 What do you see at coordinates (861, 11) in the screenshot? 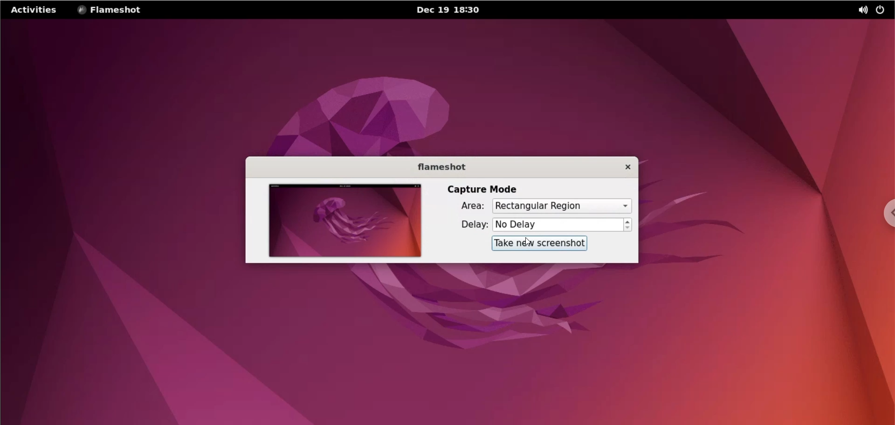
I see `sound options` at bounding box center [861, 11].